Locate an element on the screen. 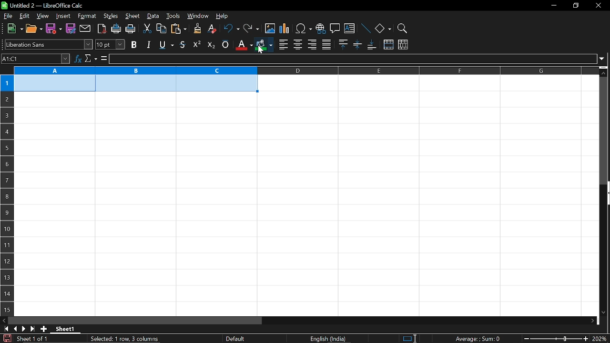  center is located at coordinates (298, 44).